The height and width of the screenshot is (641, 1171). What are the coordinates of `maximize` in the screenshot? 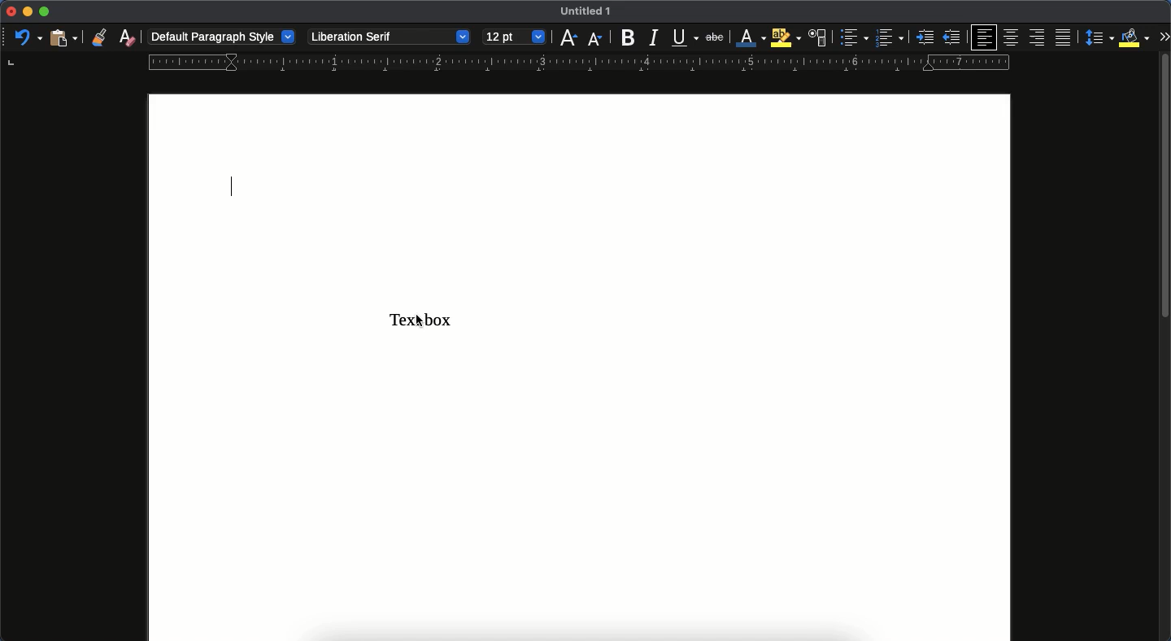 It's located at (46, 12).